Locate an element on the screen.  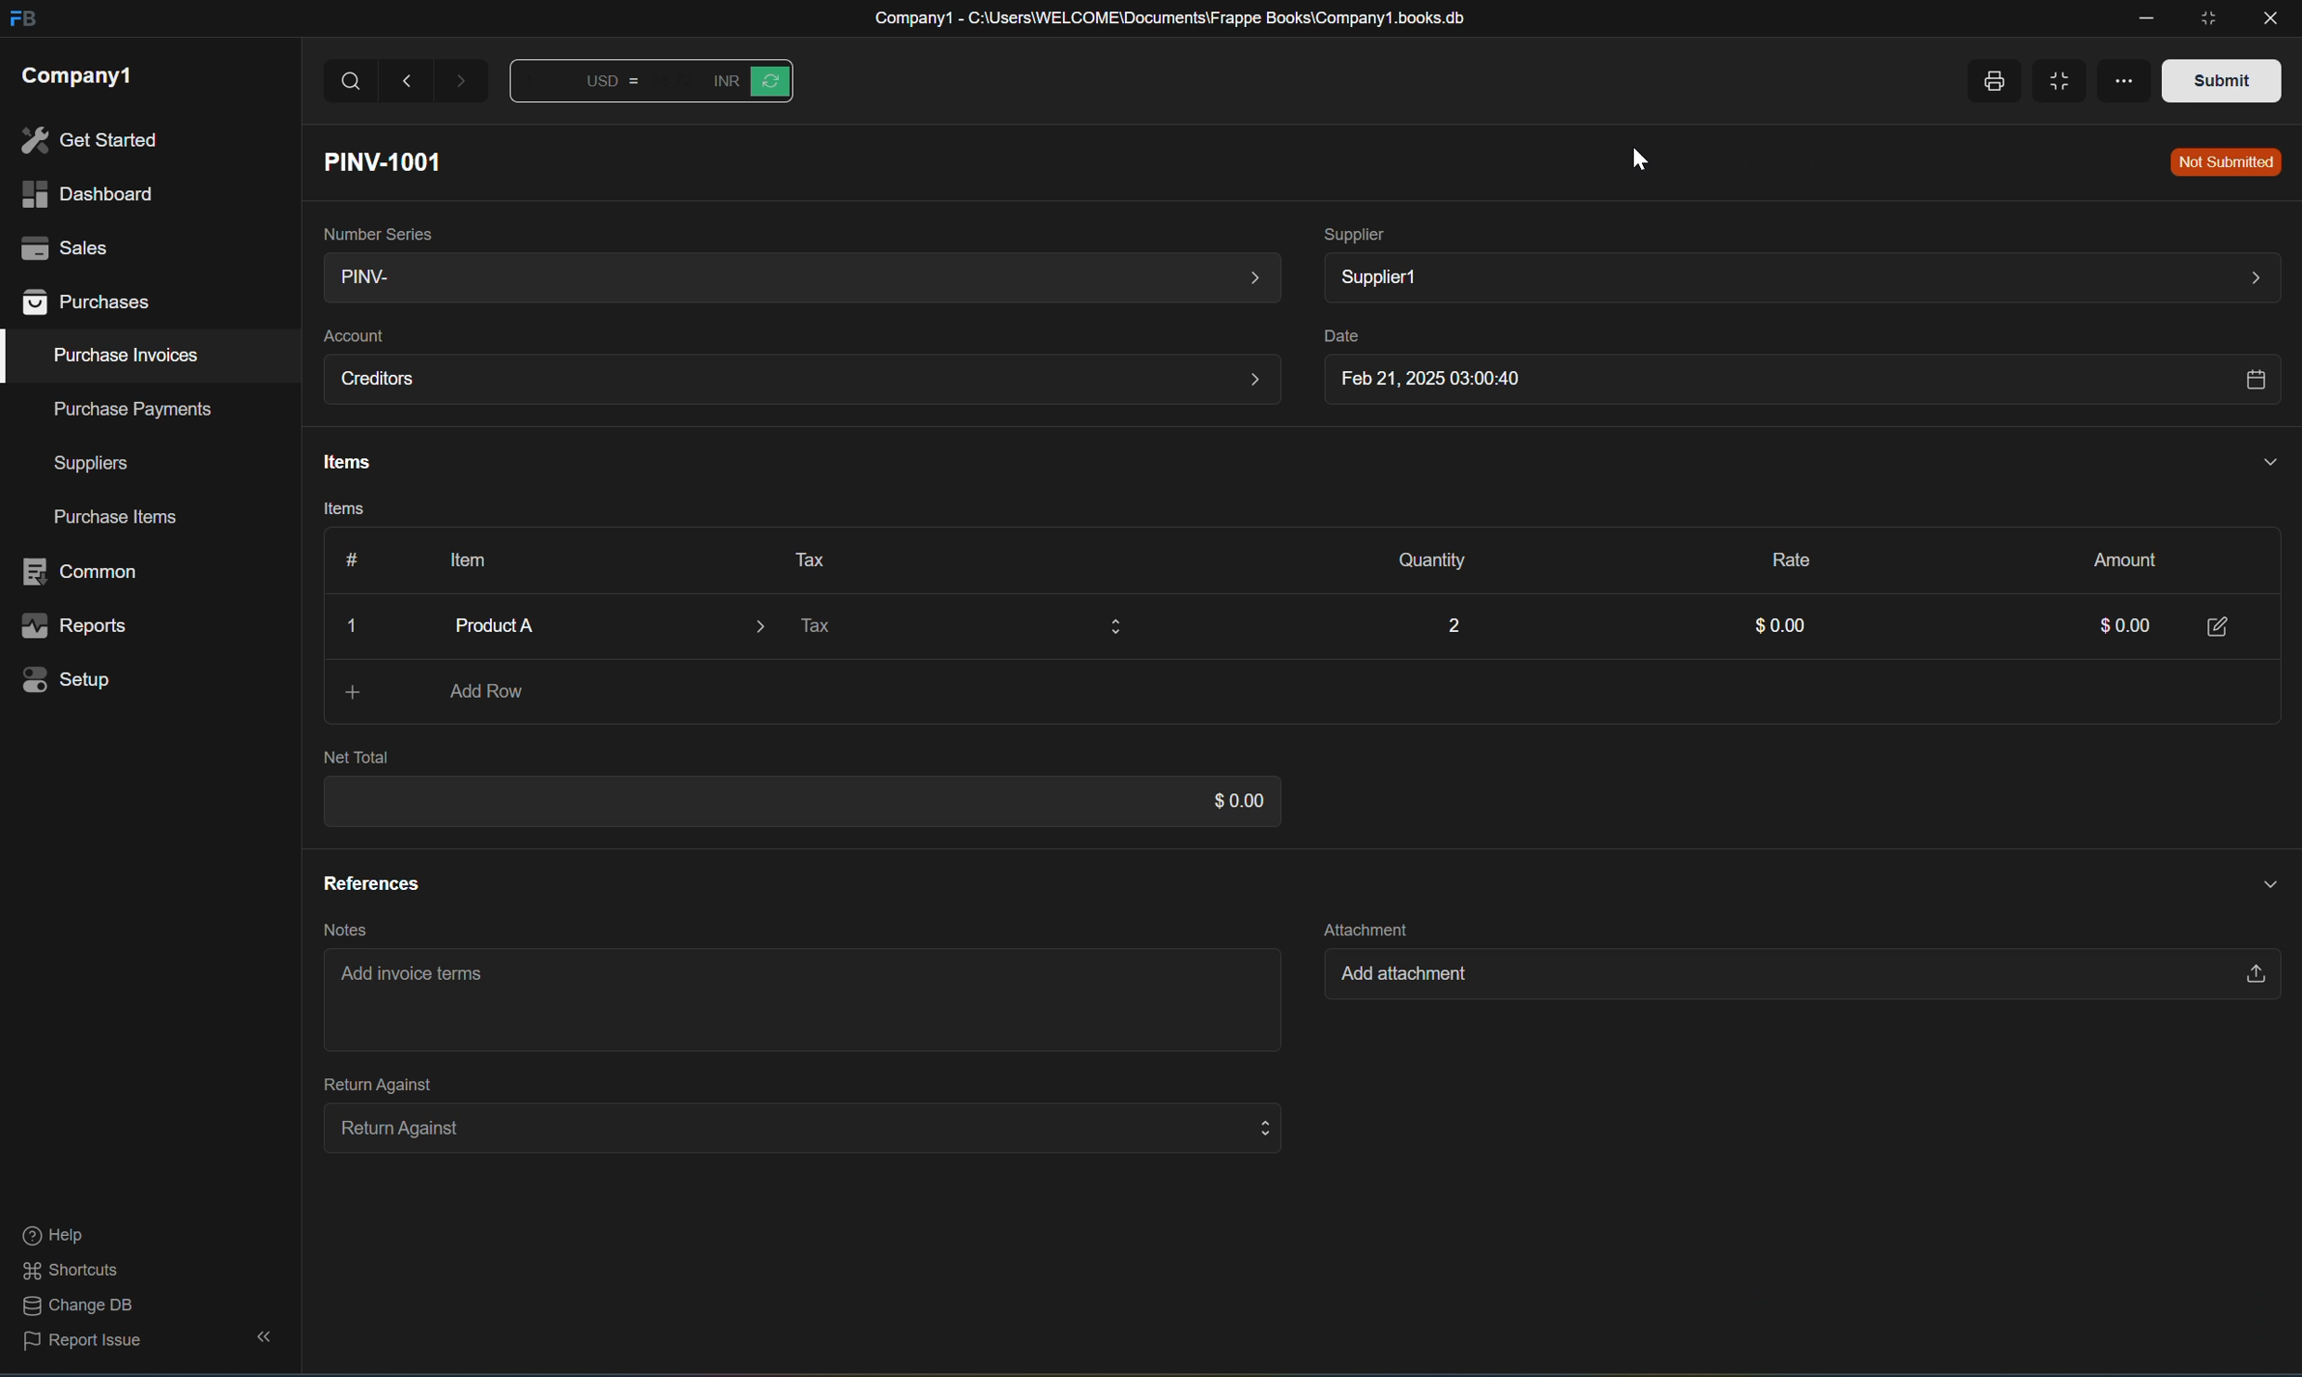
PINV- is located at coordinates (795, 279).